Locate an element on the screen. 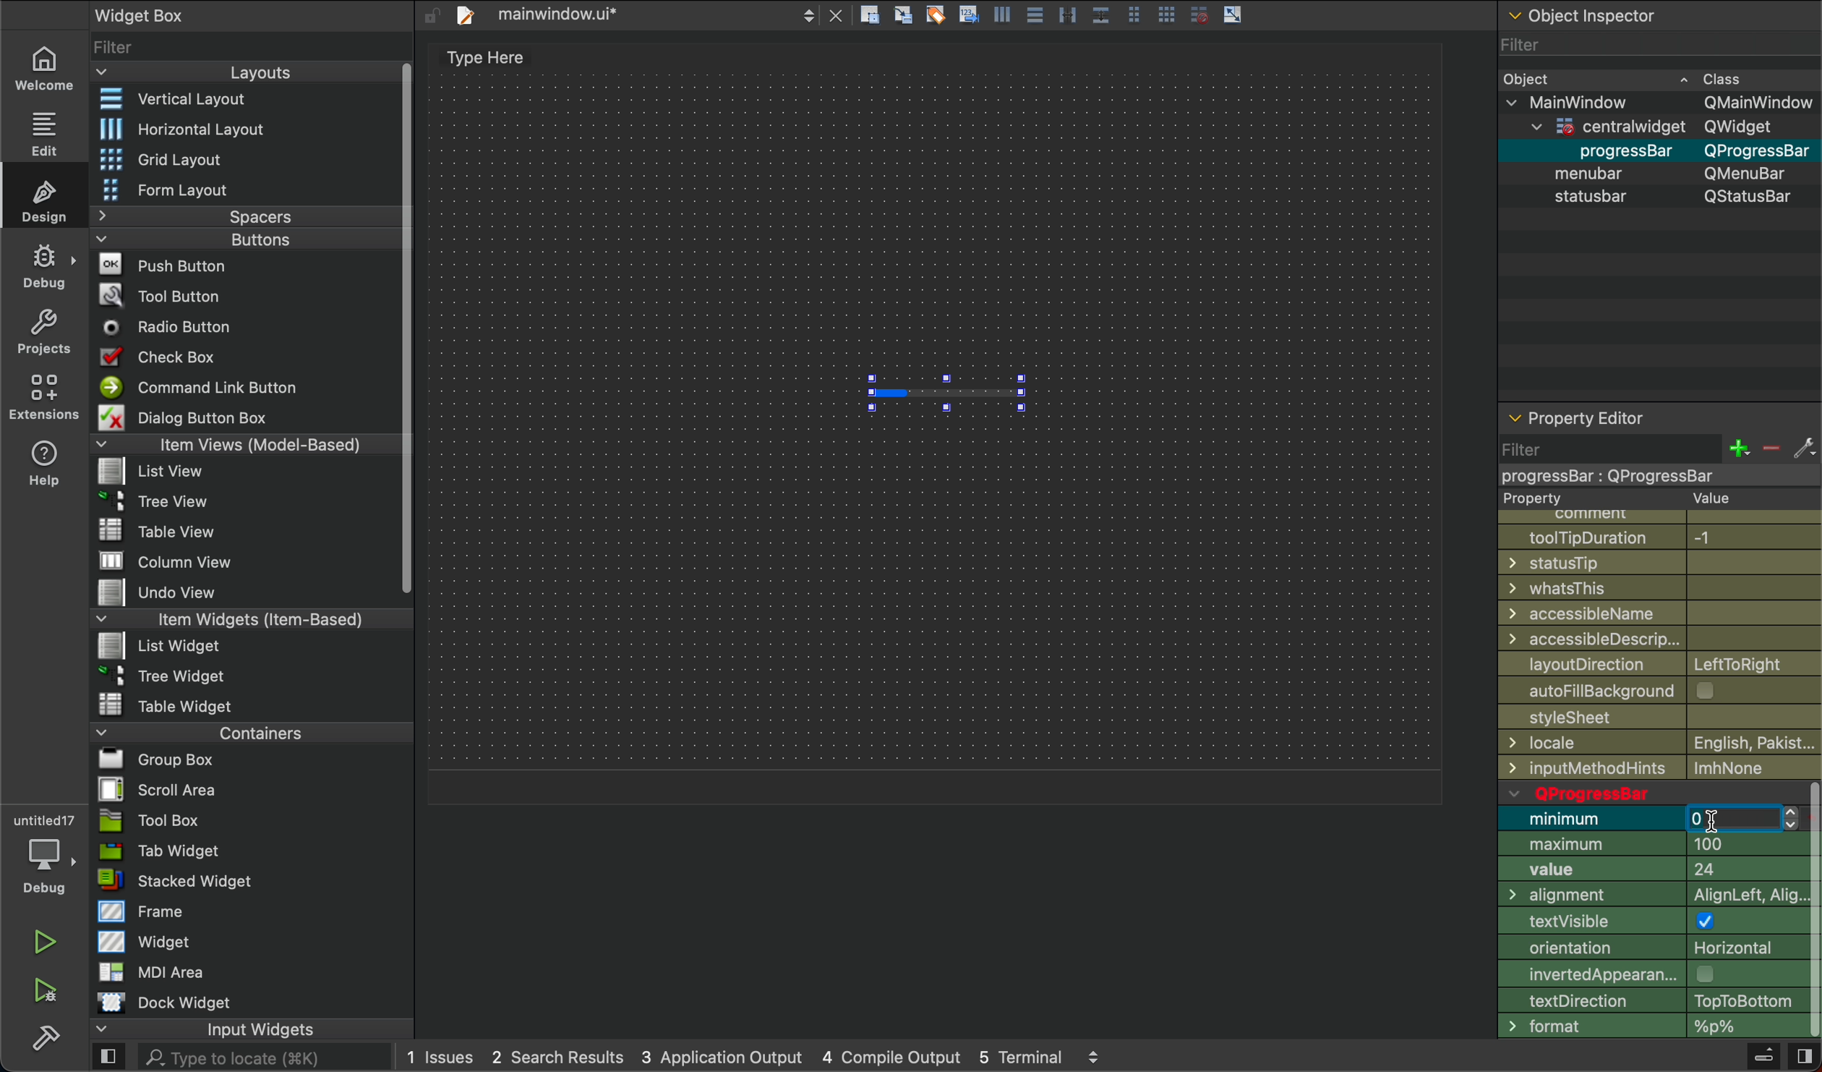 The height and width of the screenshot is (1072, 1822). widget list is located at coordinates (243, 45).